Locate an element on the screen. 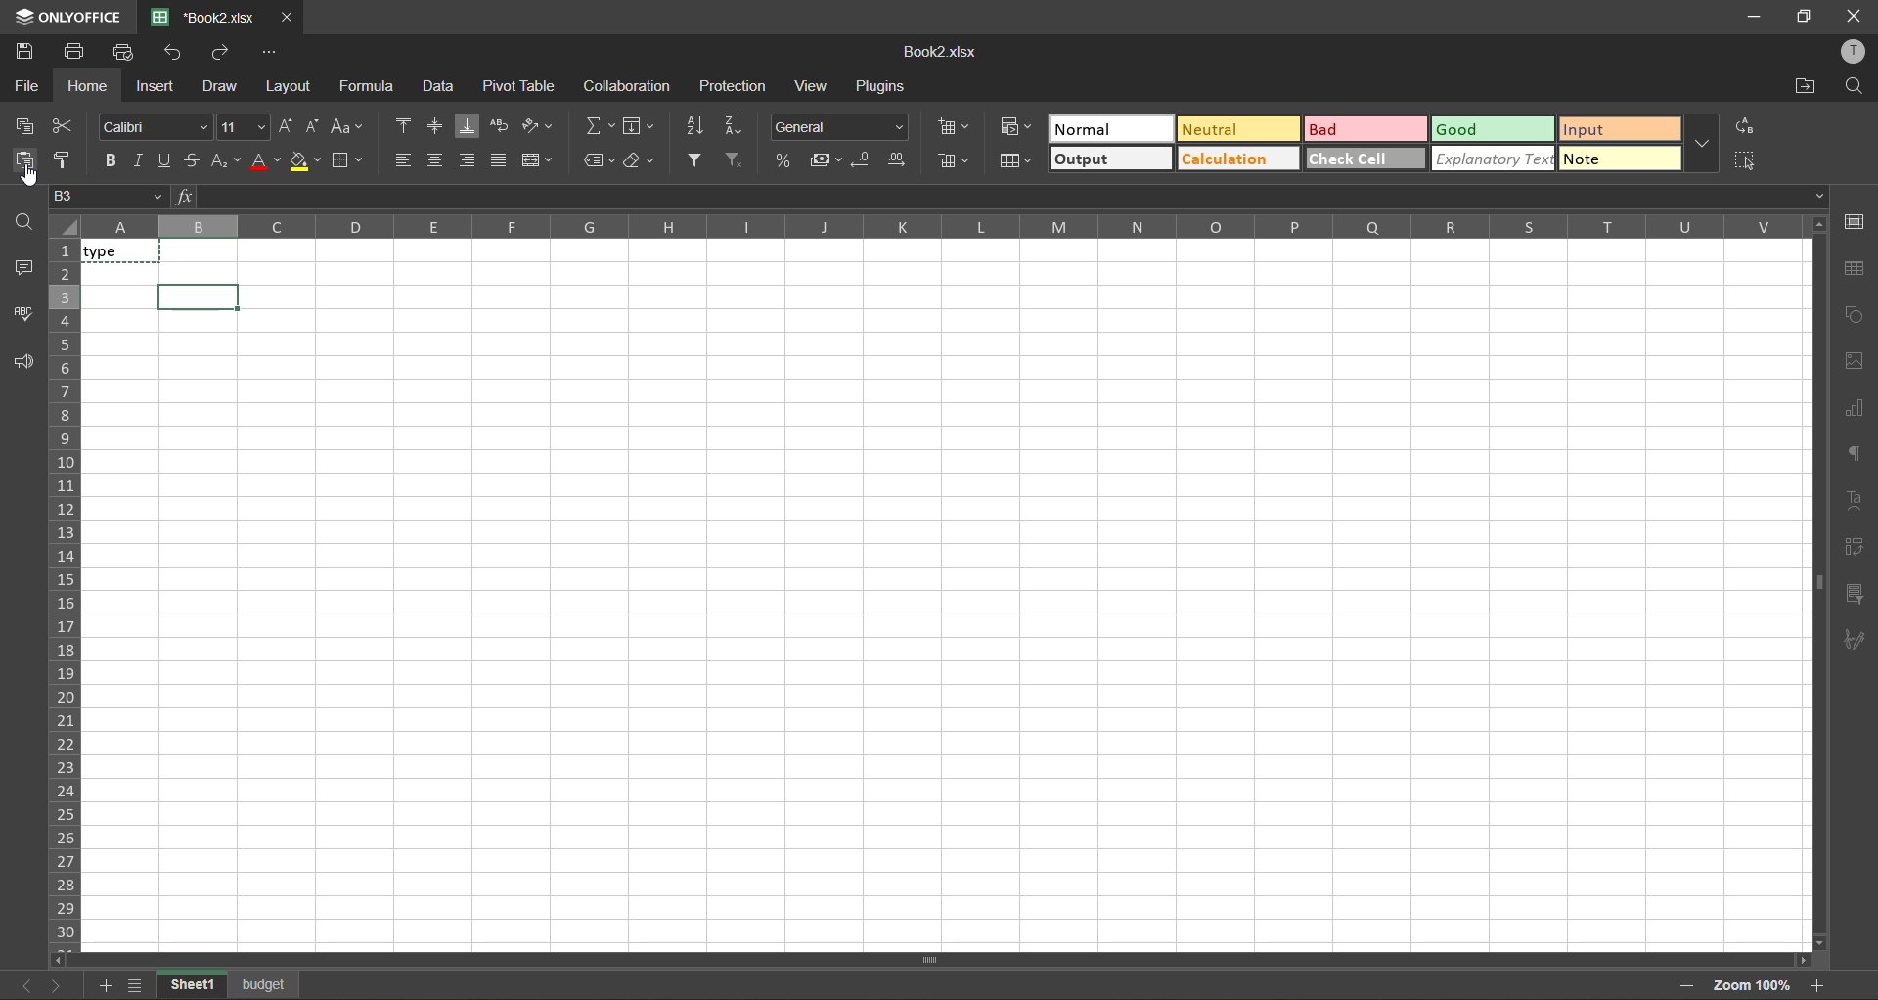 This screenshot has width=1878, height=1000. insert is located at coordinates (157, 89).